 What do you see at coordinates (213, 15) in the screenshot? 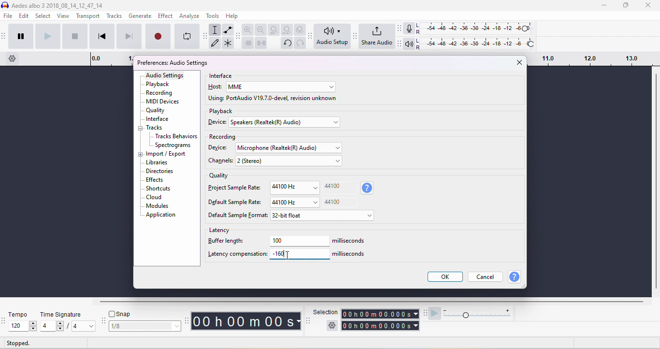
I see `tools` at bounding box center [213, 15].